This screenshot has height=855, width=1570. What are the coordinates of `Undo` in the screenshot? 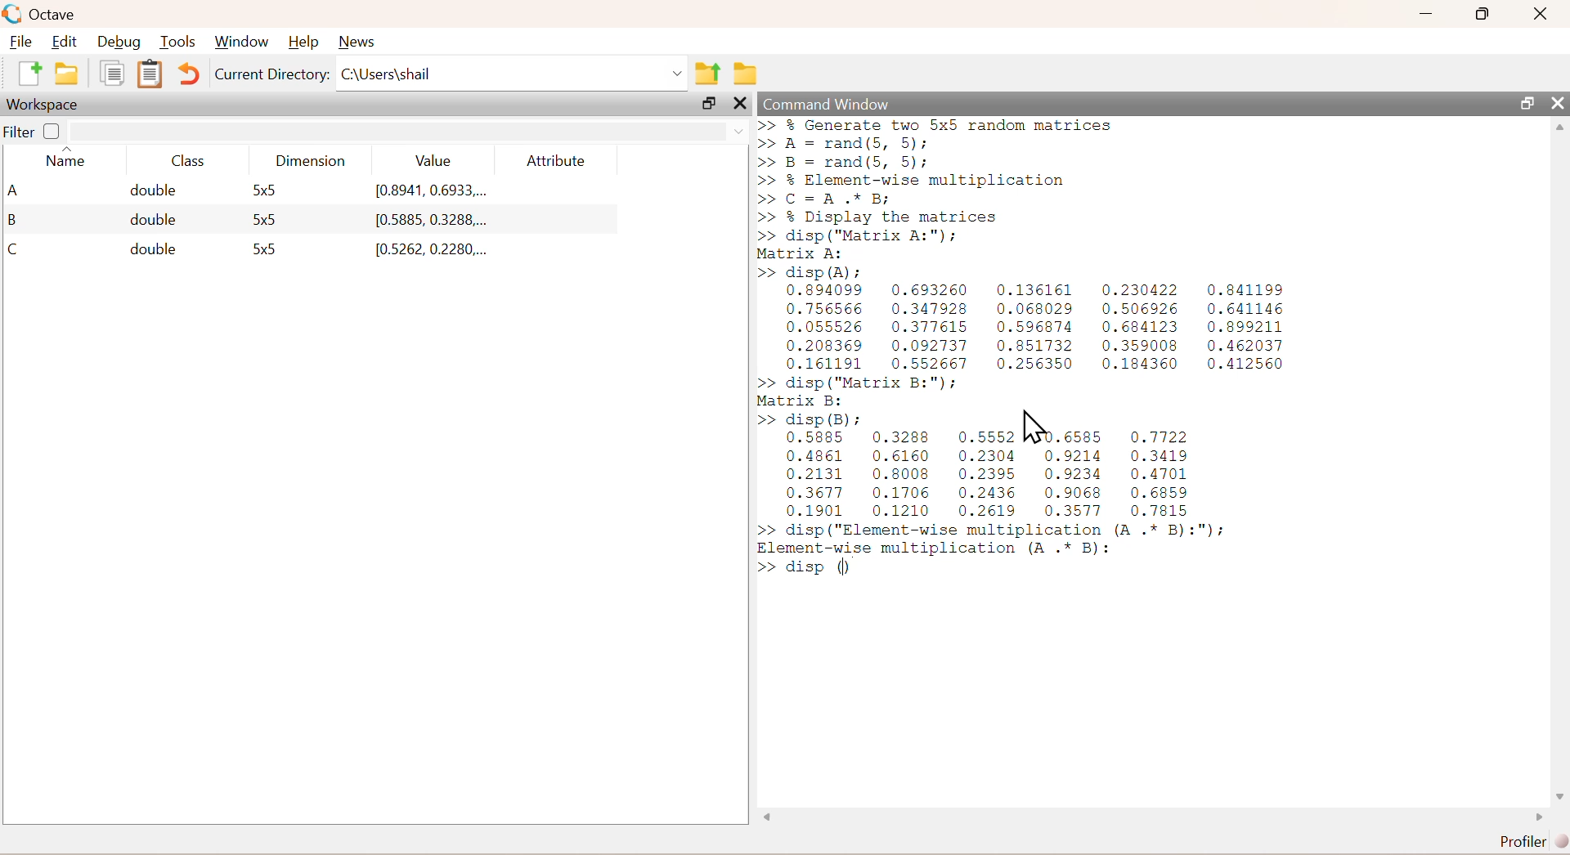 It's located at (186, 75).